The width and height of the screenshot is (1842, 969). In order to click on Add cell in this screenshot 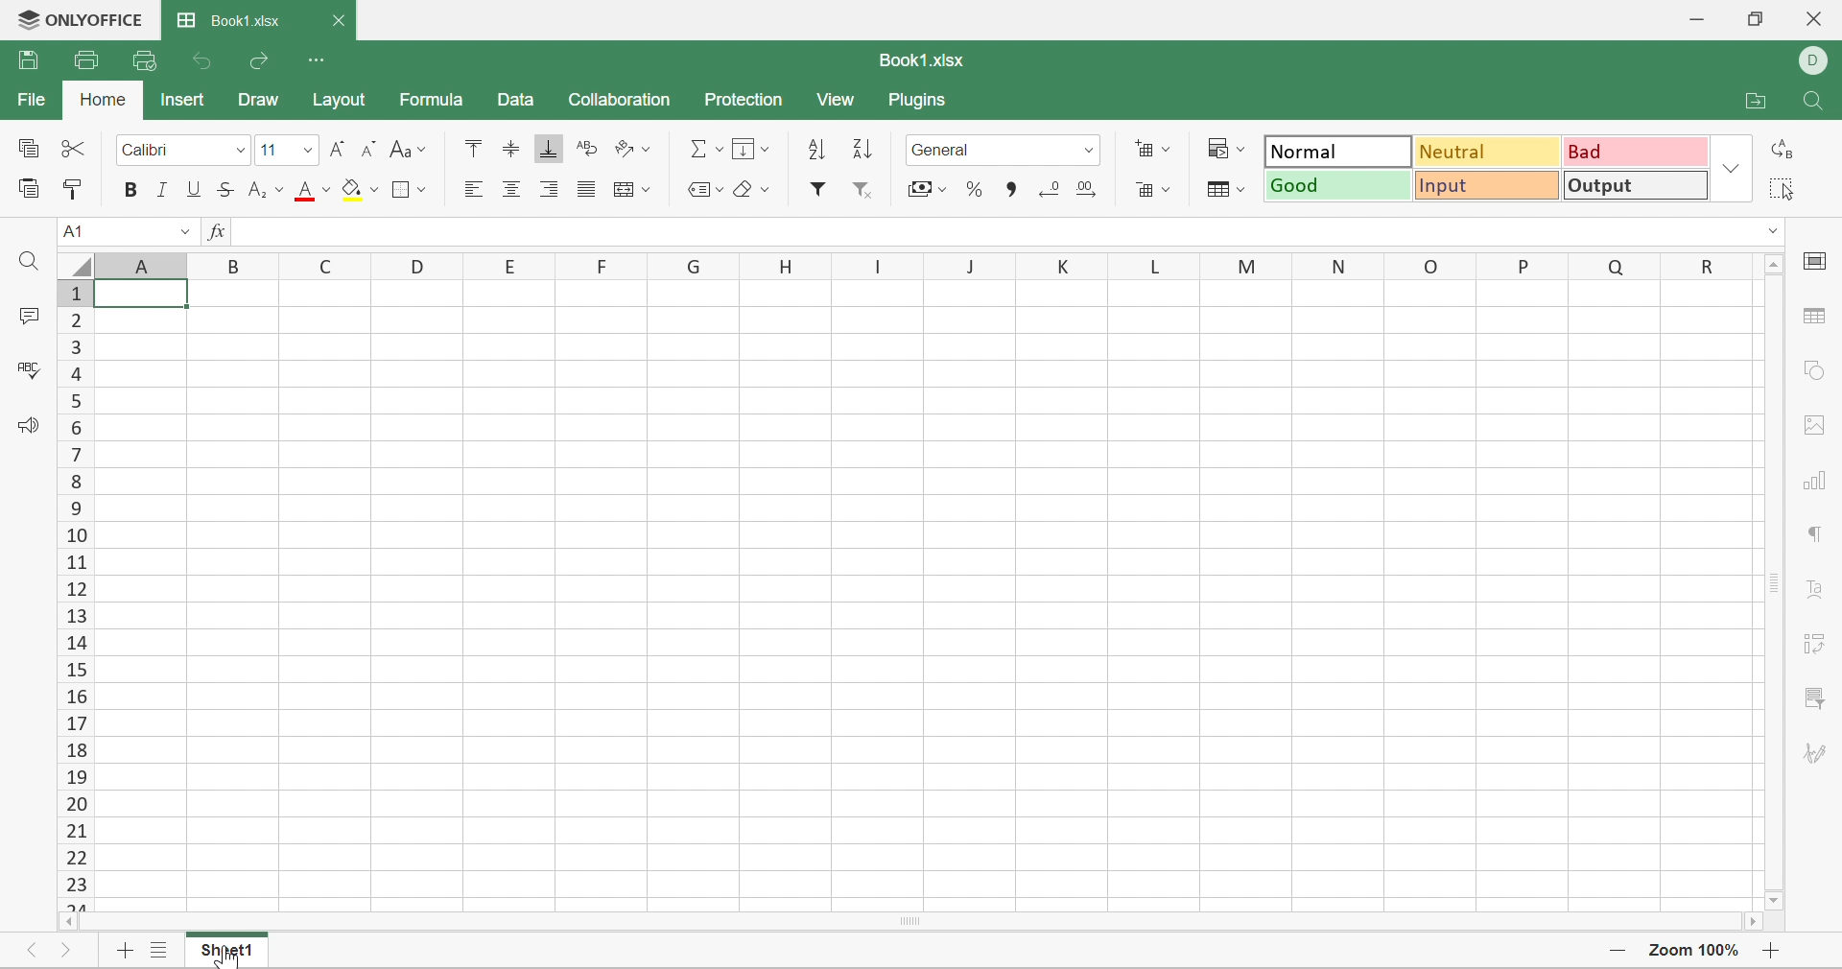, I will do `click(1150, 149)`.